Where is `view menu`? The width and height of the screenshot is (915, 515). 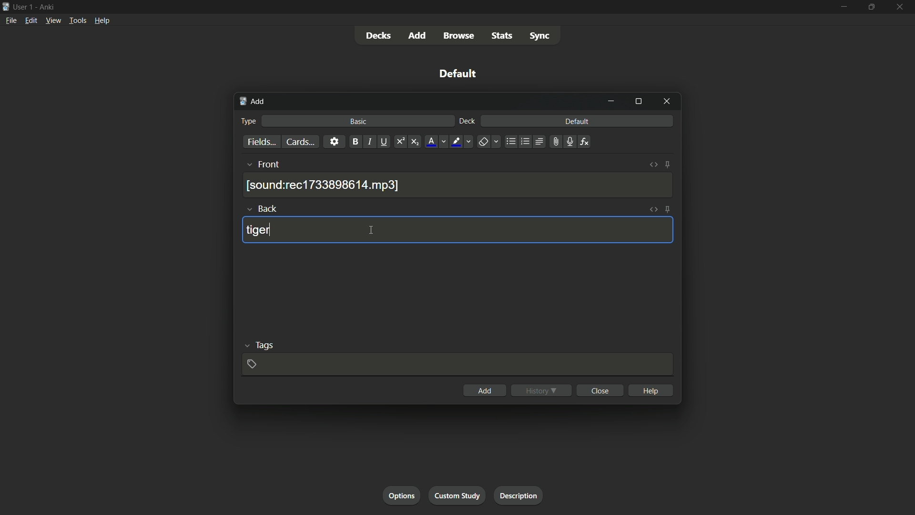 view menu is located at coordinates (53, 21).